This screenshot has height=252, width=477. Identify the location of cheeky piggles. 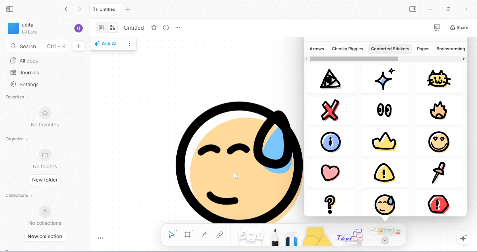
(348, 49).